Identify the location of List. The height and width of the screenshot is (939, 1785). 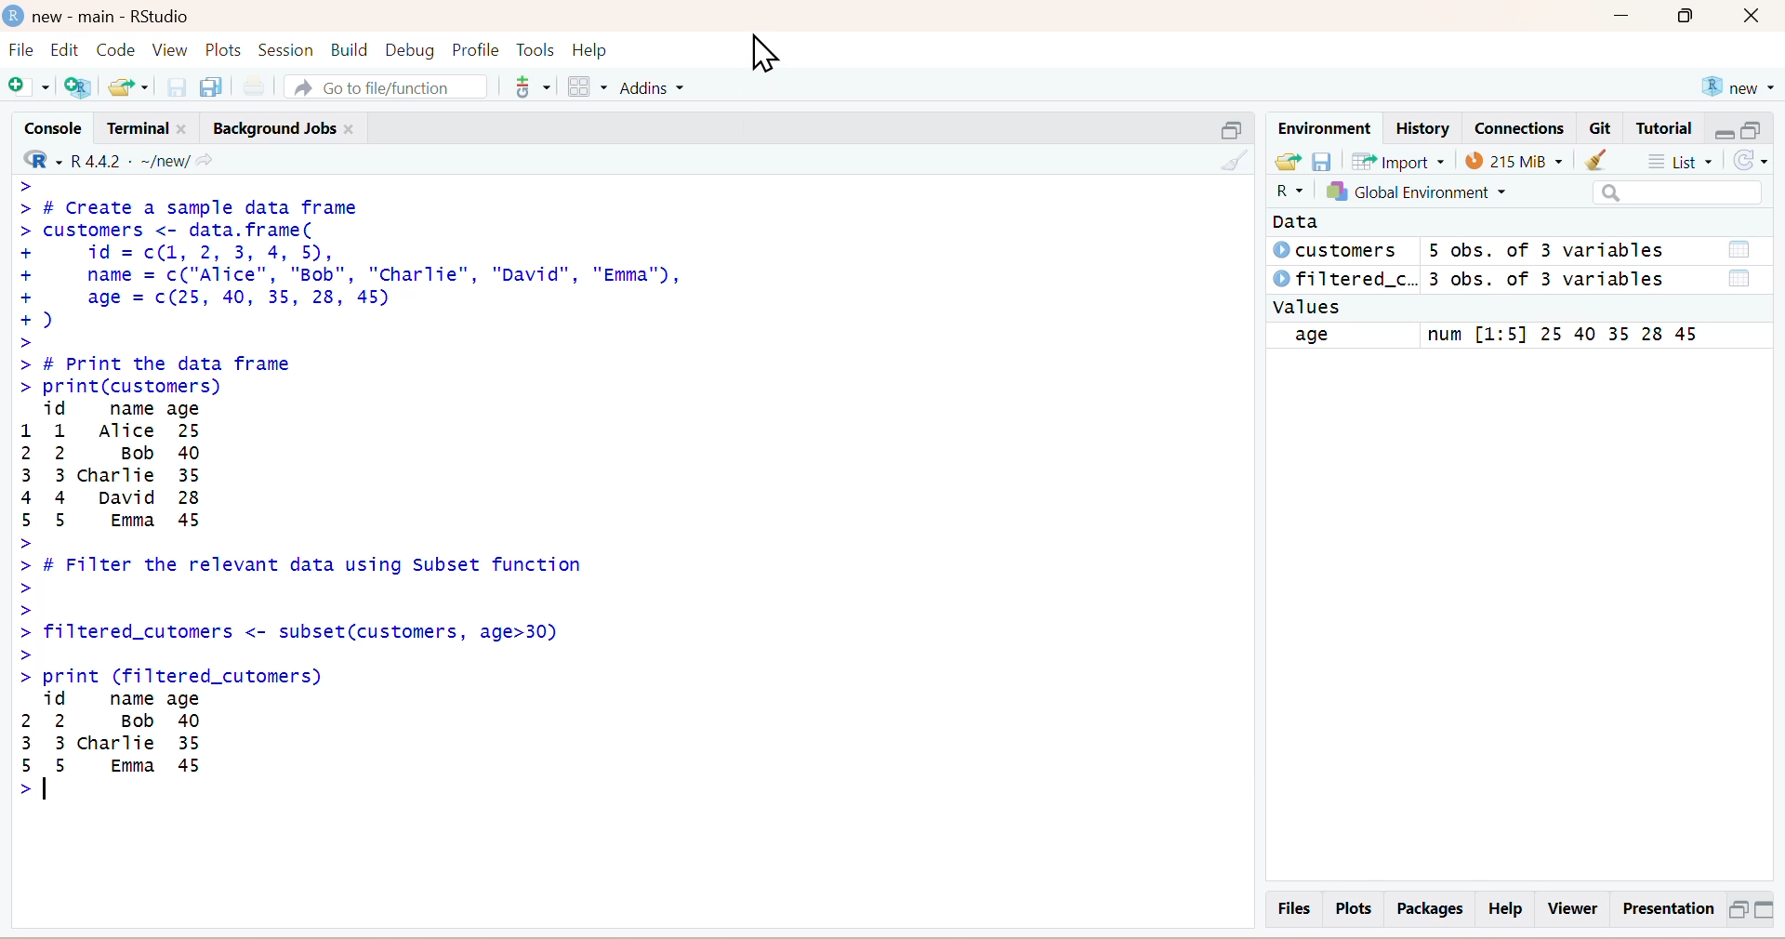
(1686, 161).